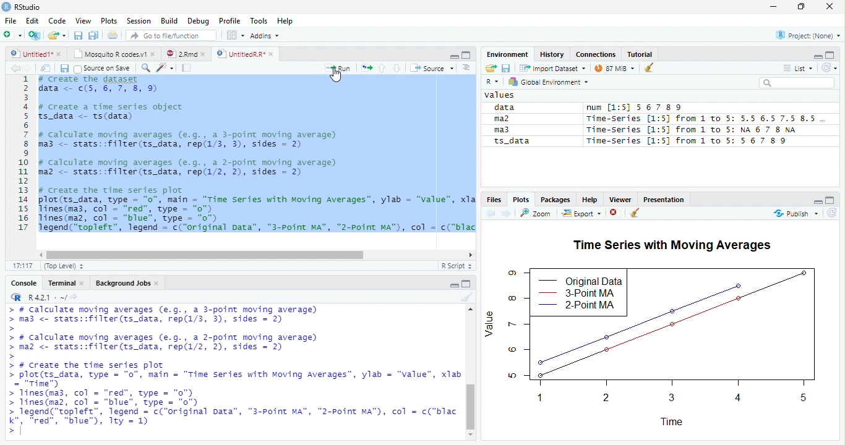 This screenshot has width=845, height=445. What do you see at coordinates (235, 373) in the screenshot?
I see `> # Calculate moving averages (e.g., a 3-point moving average)

> ma3 <- stats::filter(ts_data, rep(1/3, 3), sides = 2)

>

> # calculate moving averages (e.g., a 2-point moving average)

> maz <- stats::filter(ts_data, rep(1/2, 2), sides = 2)

>

> # Create the time series plot

> plot(ts_data, type = "0", main = "Time Series with Moving Averages”, ylab = “value”, xlab
= "Time")

> lines(ma3, col = "red", type = "0")

> lines(maz, col = "blue", type = "o")

> Tegend("topleft”, legend = ("original pata”, "3-point MA", "2-point MA"), col = c("blac
k", red”, “blue”, Tty = 1)

>|` at bounding box center [235, 373].